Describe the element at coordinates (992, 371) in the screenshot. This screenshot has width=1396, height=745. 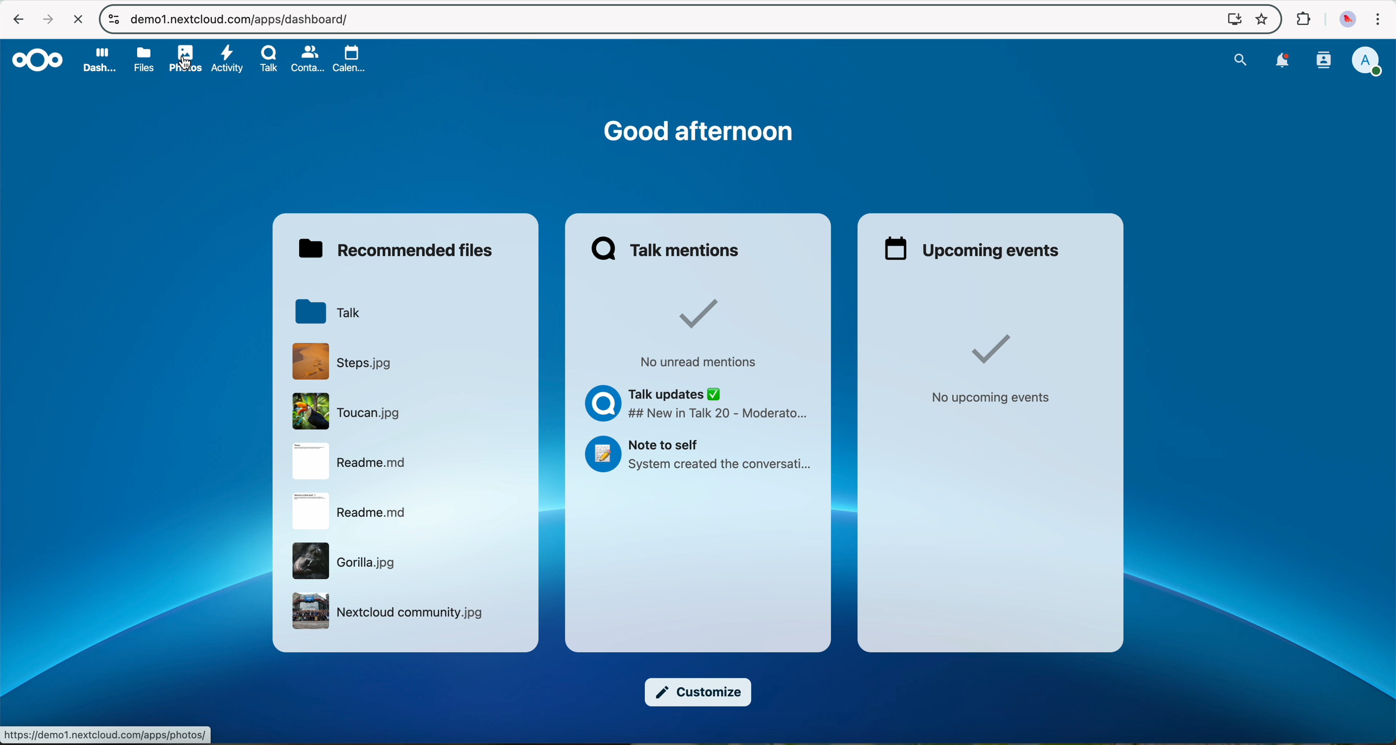
I see `no upcoming events` at that location.